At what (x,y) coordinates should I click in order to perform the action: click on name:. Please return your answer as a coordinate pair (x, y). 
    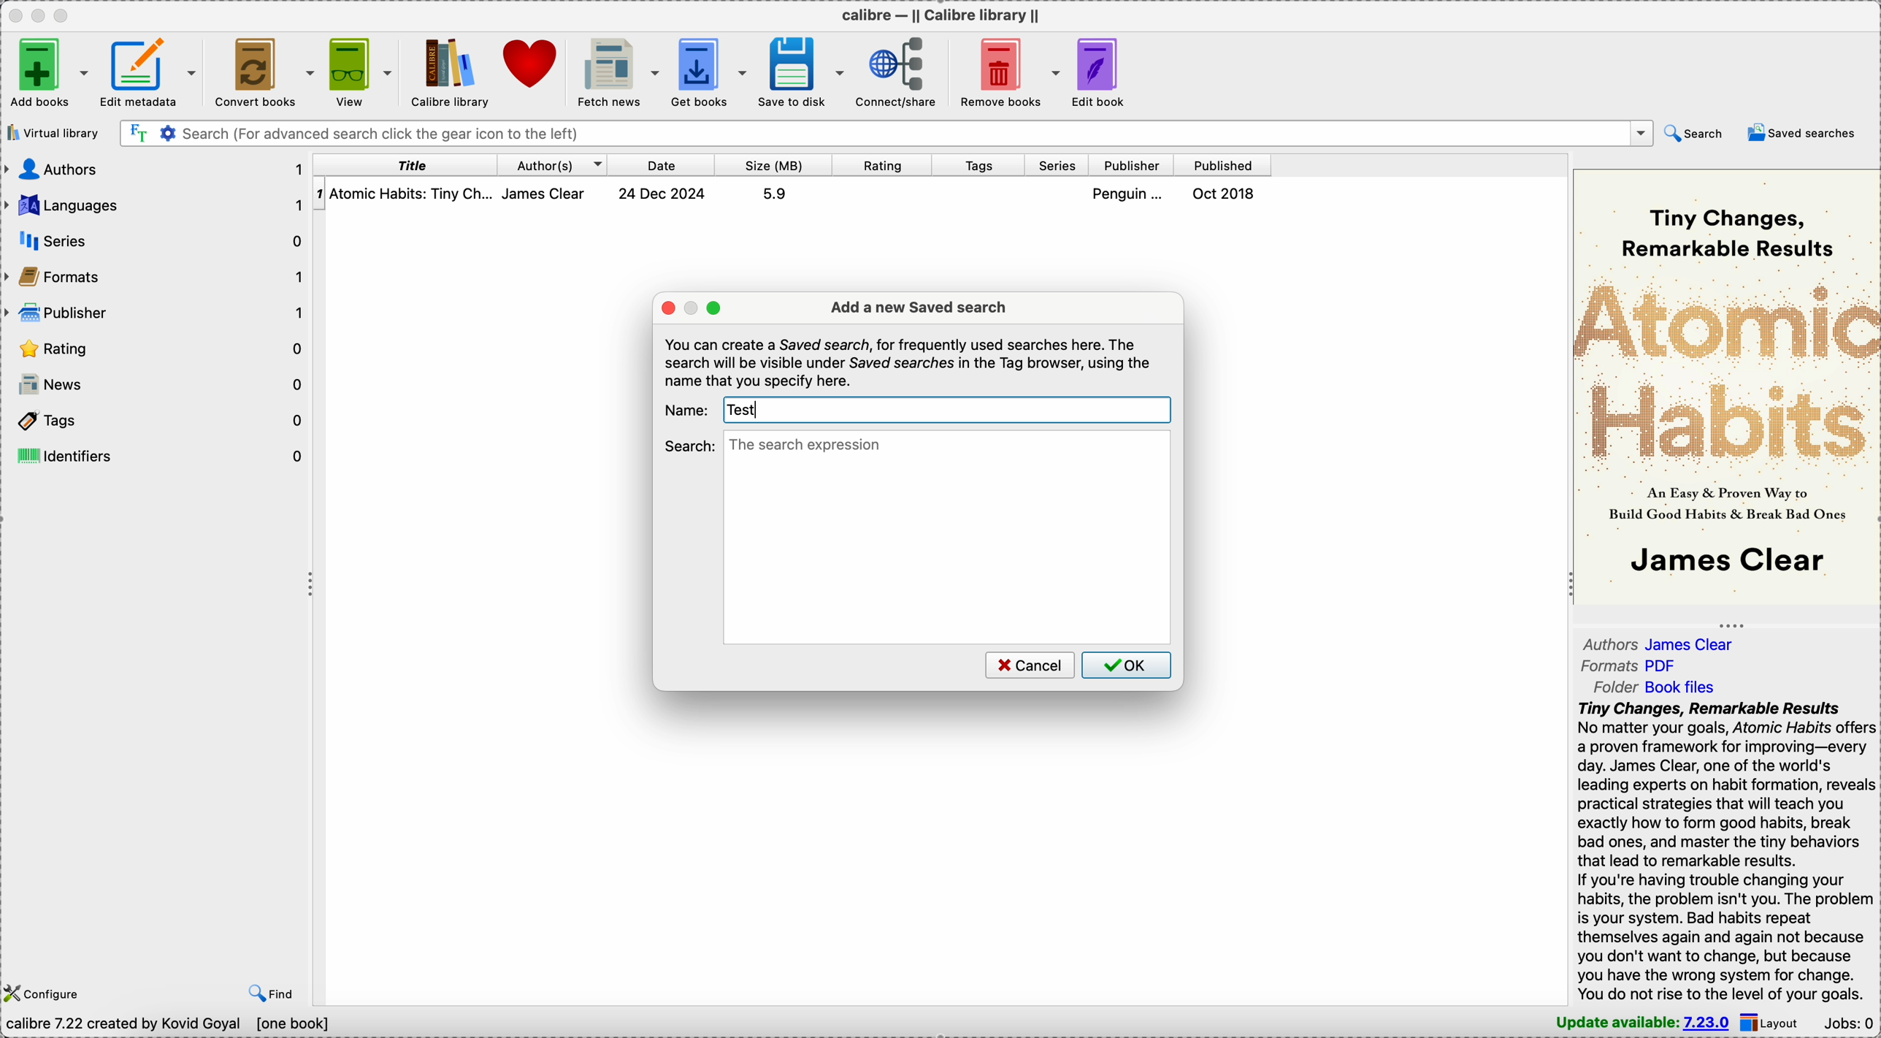
    Looking at the image, I should click on (687, 409).